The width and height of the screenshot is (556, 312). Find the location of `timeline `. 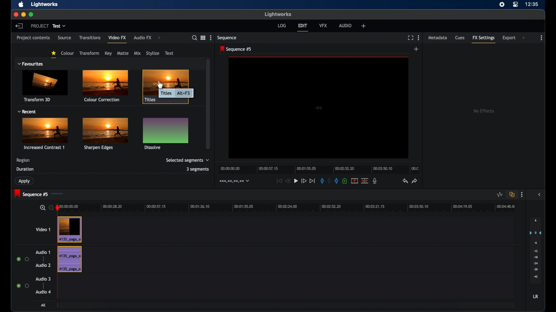

timeline  is located at coordinates (286, 207).